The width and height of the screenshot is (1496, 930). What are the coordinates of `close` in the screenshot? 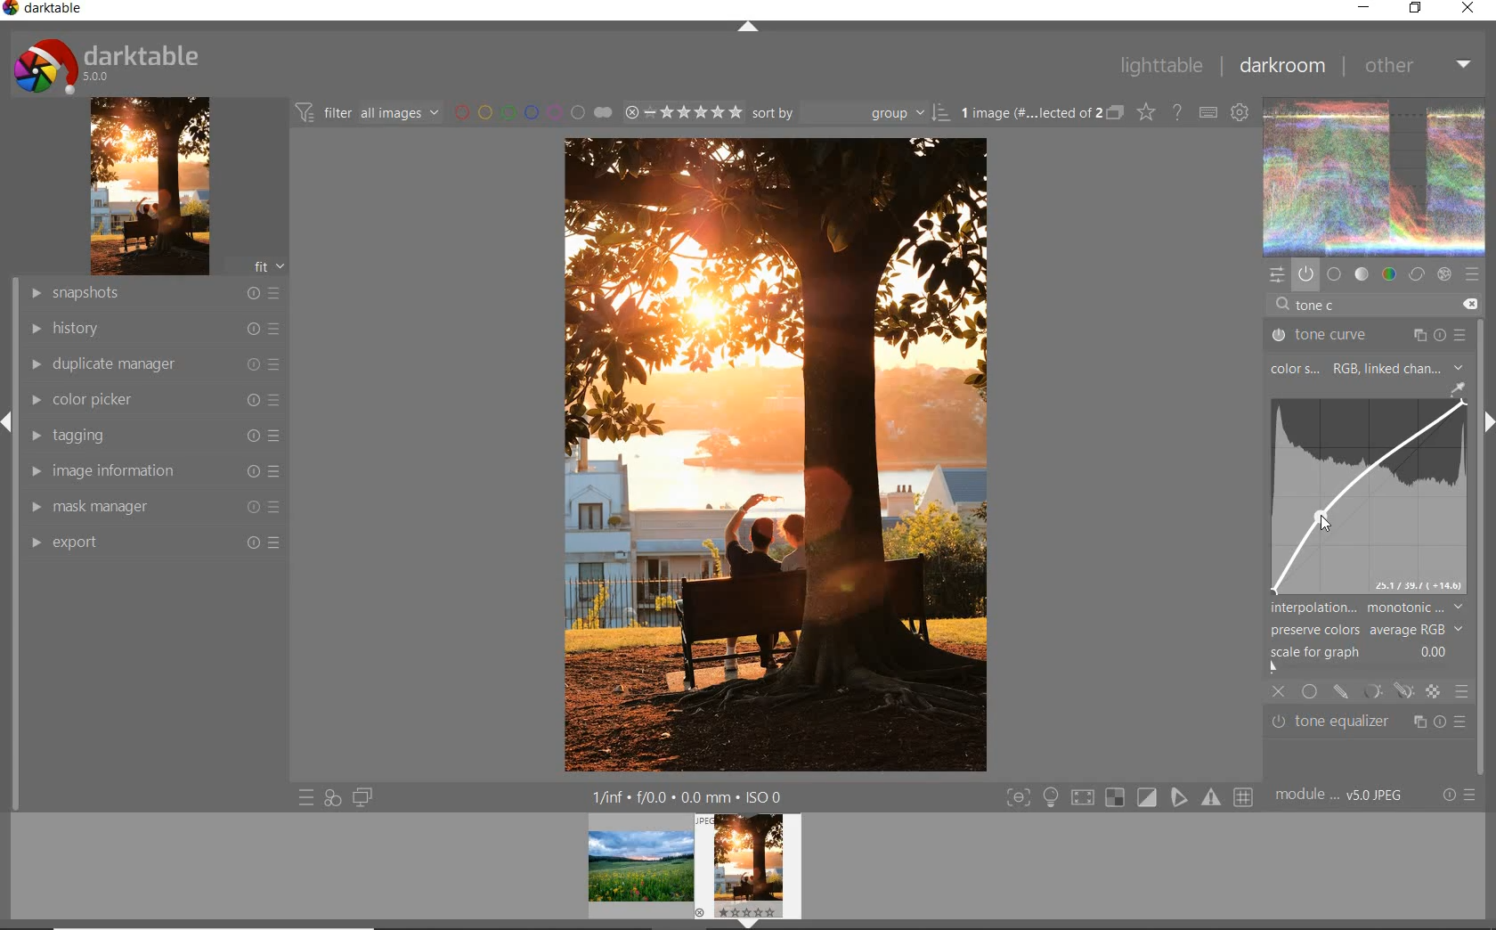 It's located at (1281, 694).